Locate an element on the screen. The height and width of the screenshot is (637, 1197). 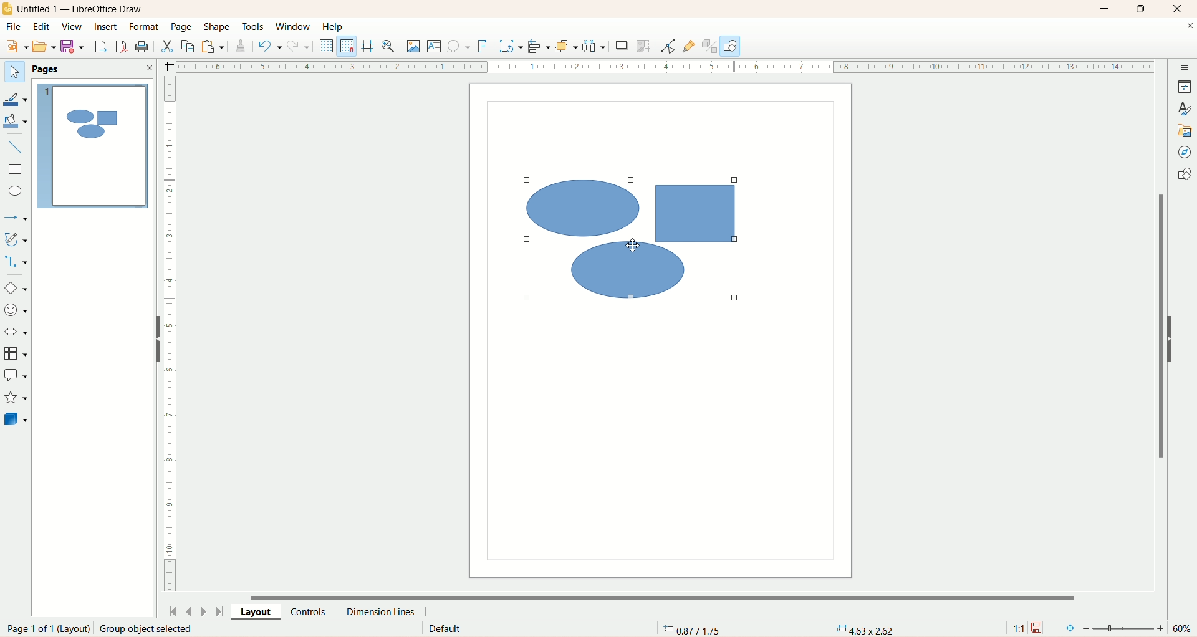
insert text box is located at coordinates (436, 47).